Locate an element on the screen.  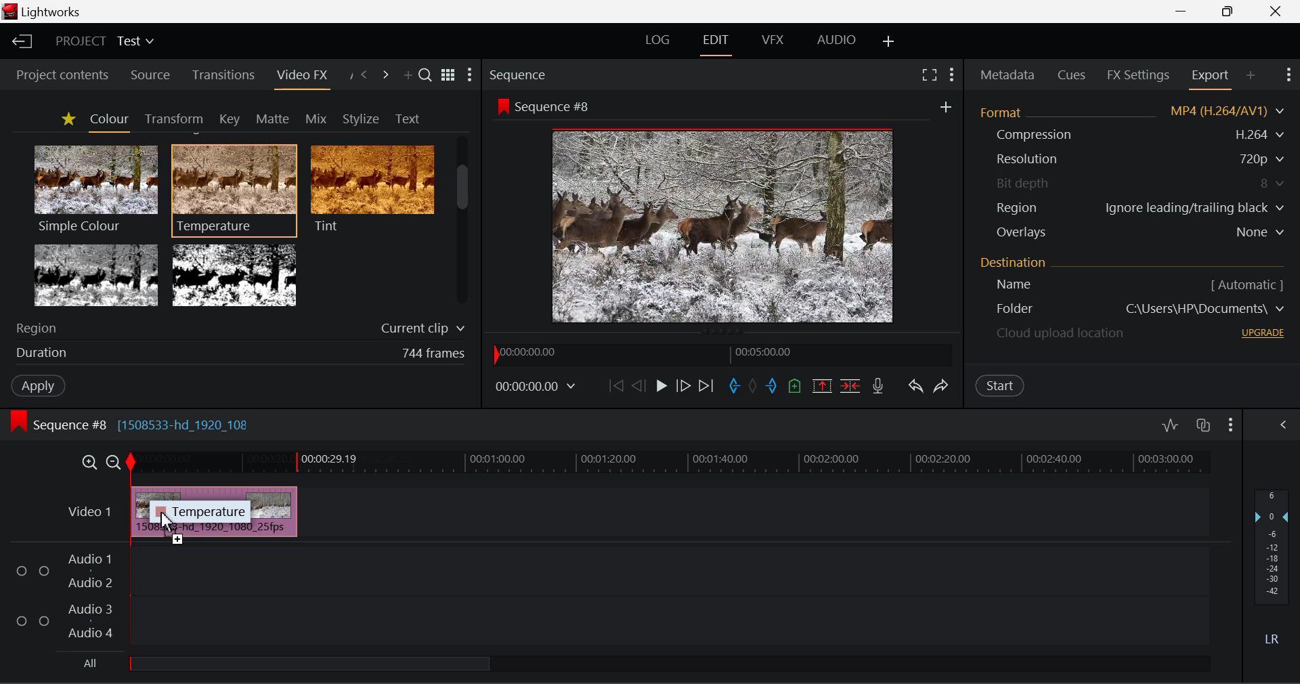
icon is located at coordinates (19, 421).